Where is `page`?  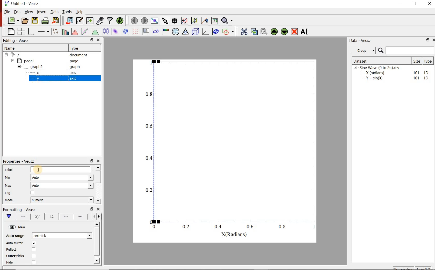
page is located at coordinates (74, 61).